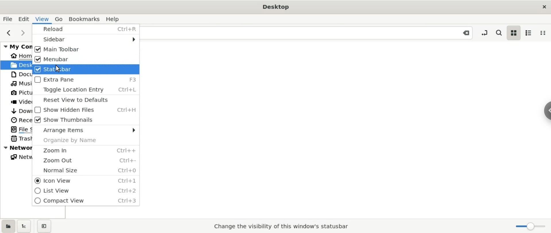  I want to click on Icon View, so click(84, 180).